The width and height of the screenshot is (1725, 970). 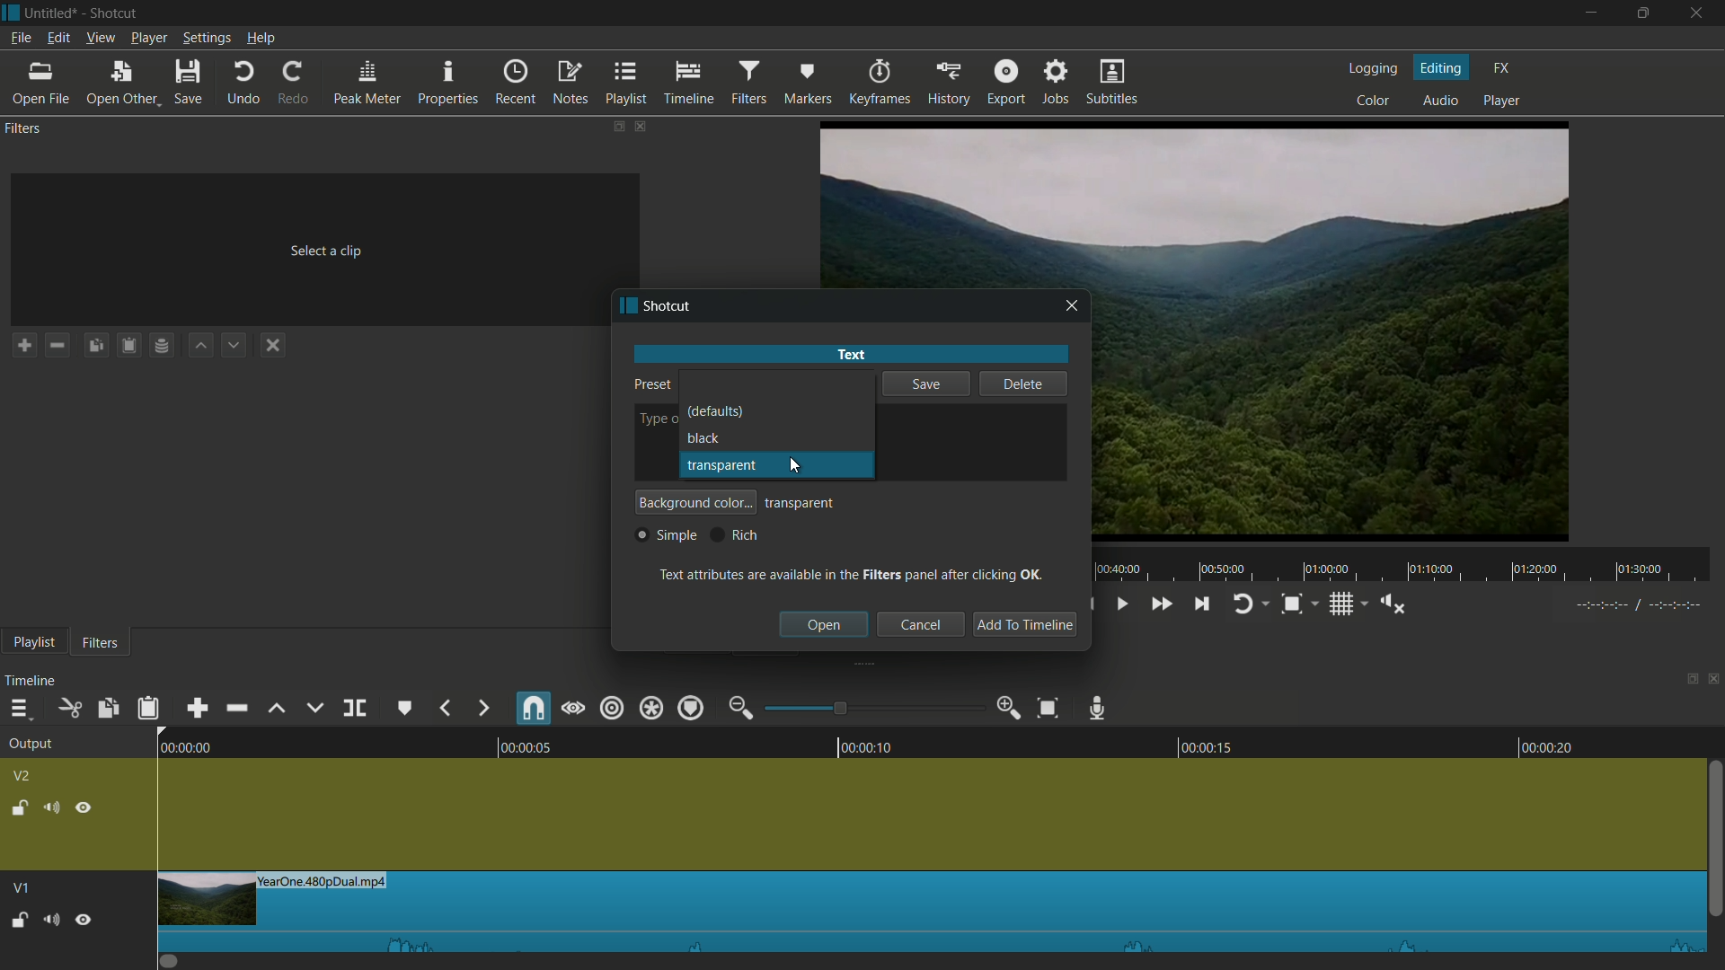 What do you see at coordinates (318, 244) in the screenshot?
I see `Select a clip` at bounding box center [318, 244].